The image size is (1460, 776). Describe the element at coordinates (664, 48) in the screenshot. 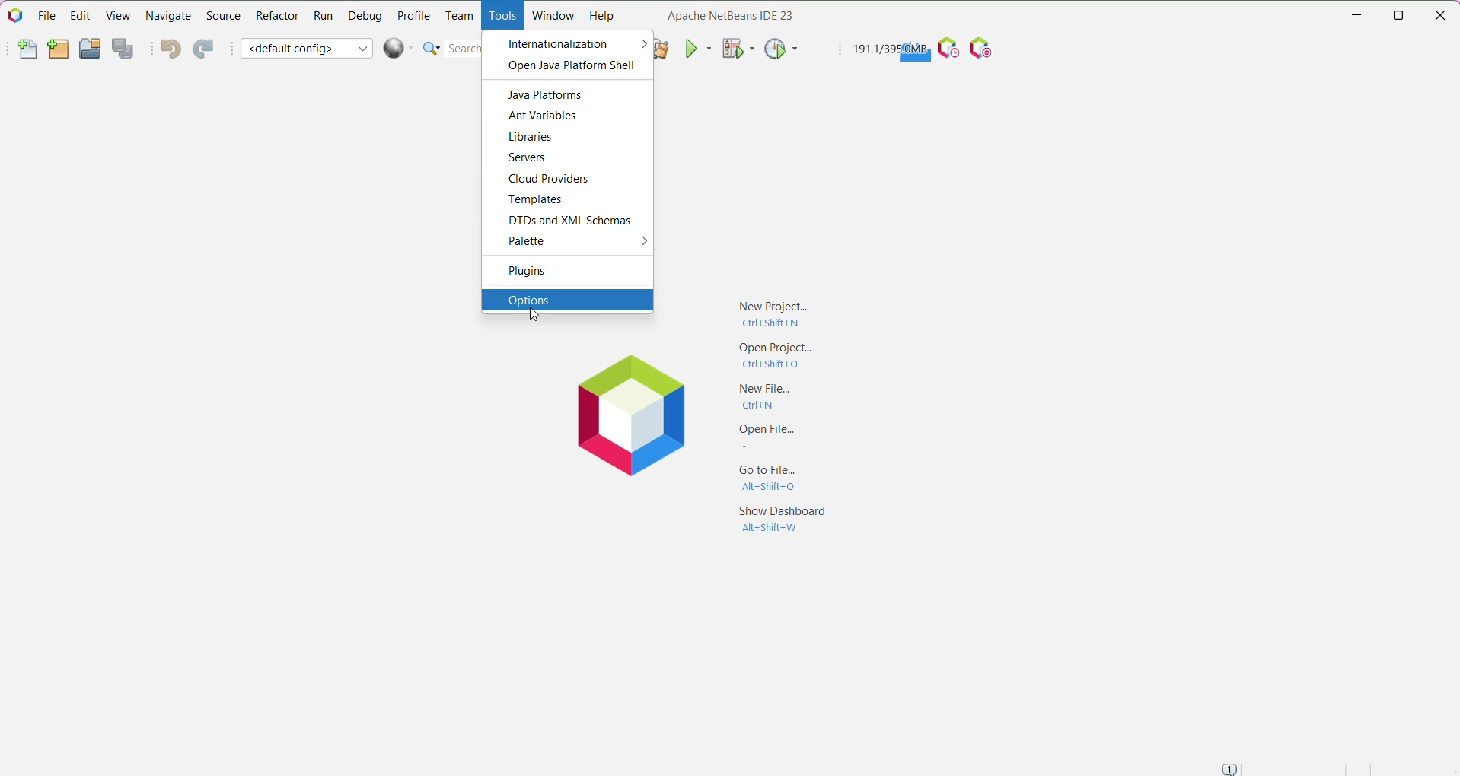

I see `Clean and Build Project` at that location.